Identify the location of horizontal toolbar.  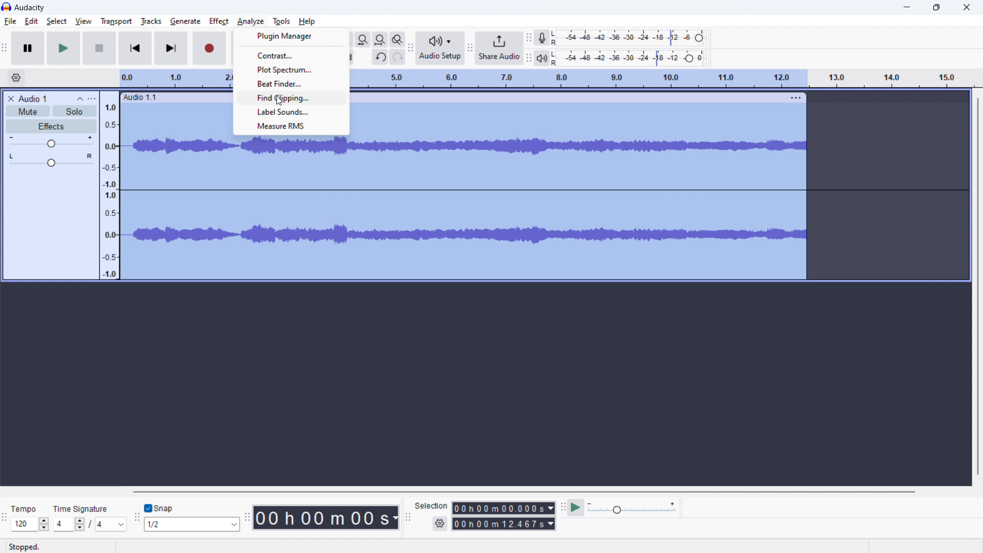
(525, 492).